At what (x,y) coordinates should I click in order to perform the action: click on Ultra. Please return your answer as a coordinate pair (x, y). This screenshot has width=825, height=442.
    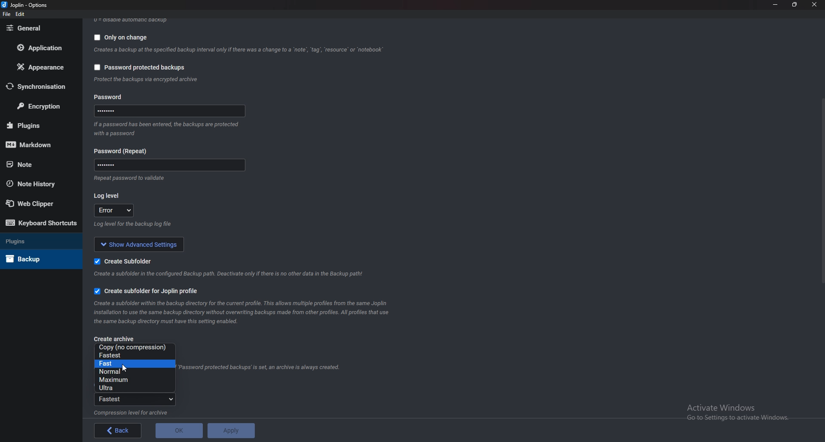
    Looking at the image, I should click on (129, 388).